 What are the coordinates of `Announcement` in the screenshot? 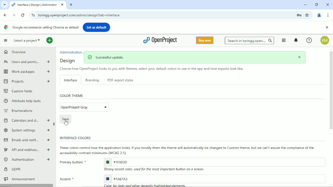 It's located at (19, 179).